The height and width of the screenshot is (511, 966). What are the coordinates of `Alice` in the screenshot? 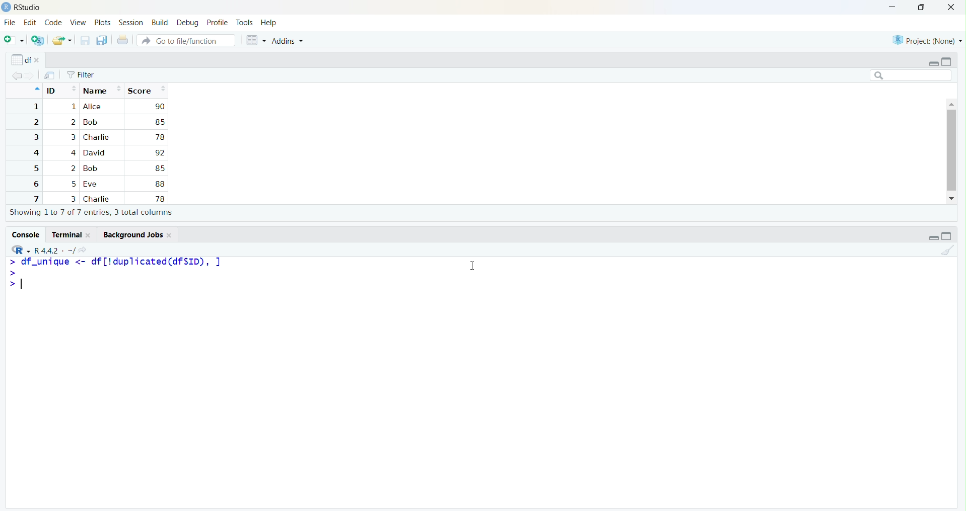 It's located at (94, 107).